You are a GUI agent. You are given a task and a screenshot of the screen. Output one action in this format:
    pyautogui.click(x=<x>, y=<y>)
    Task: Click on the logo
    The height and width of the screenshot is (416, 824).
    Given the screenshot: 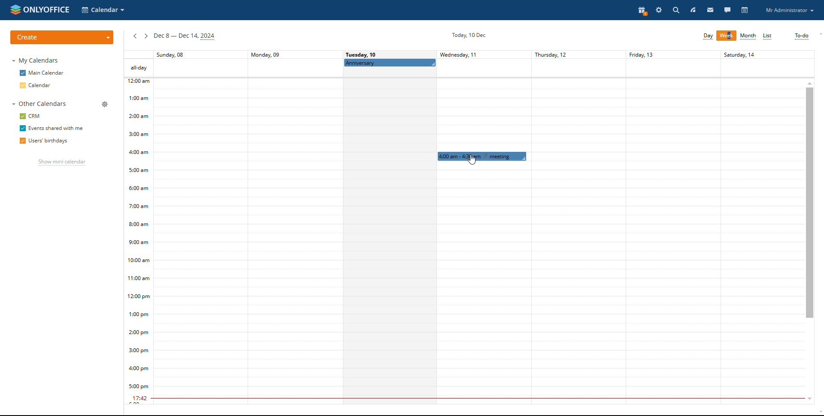 What is the action you would take?
    pyautogui.click(x=40, y=9)
    